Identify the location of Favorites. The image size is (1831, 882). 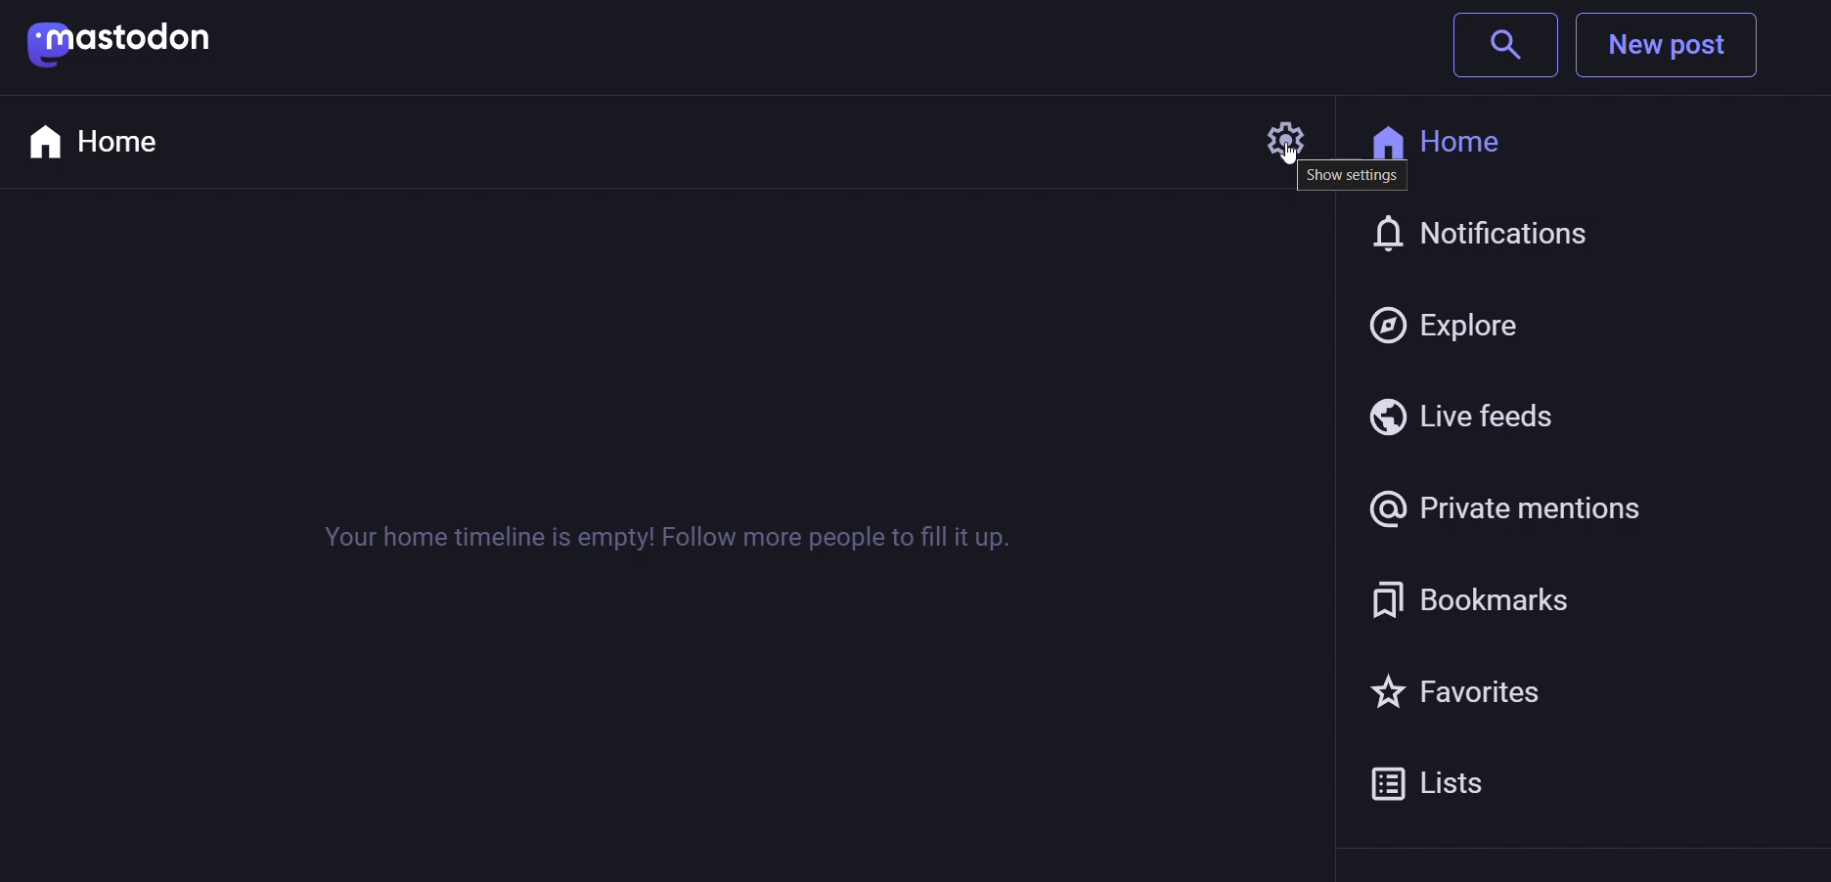
(1488, 696).